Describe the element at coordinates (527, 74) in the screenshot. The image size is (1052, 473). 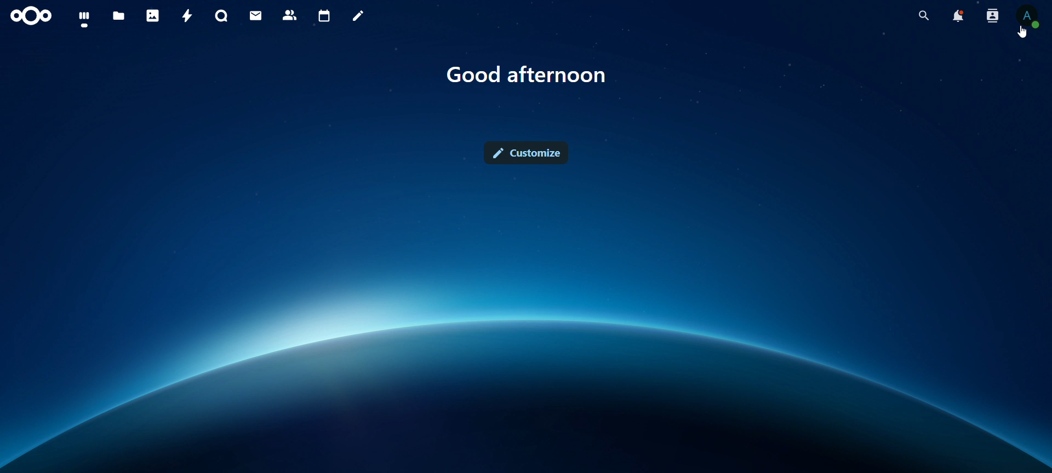
I see `text` at that location.